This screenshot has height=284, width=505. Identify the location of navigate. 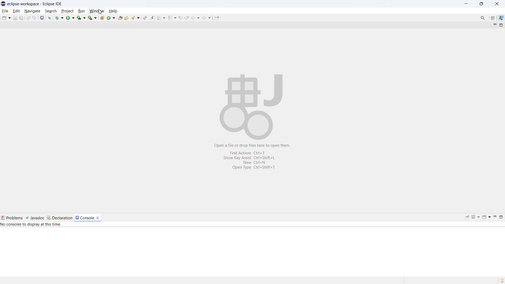
(32, 11).